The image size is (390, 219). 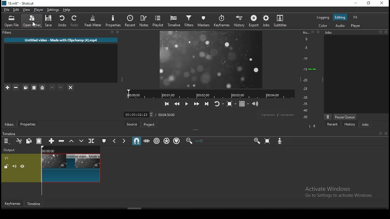 I want to click on play quickly backward, so click(x=177, y=104).